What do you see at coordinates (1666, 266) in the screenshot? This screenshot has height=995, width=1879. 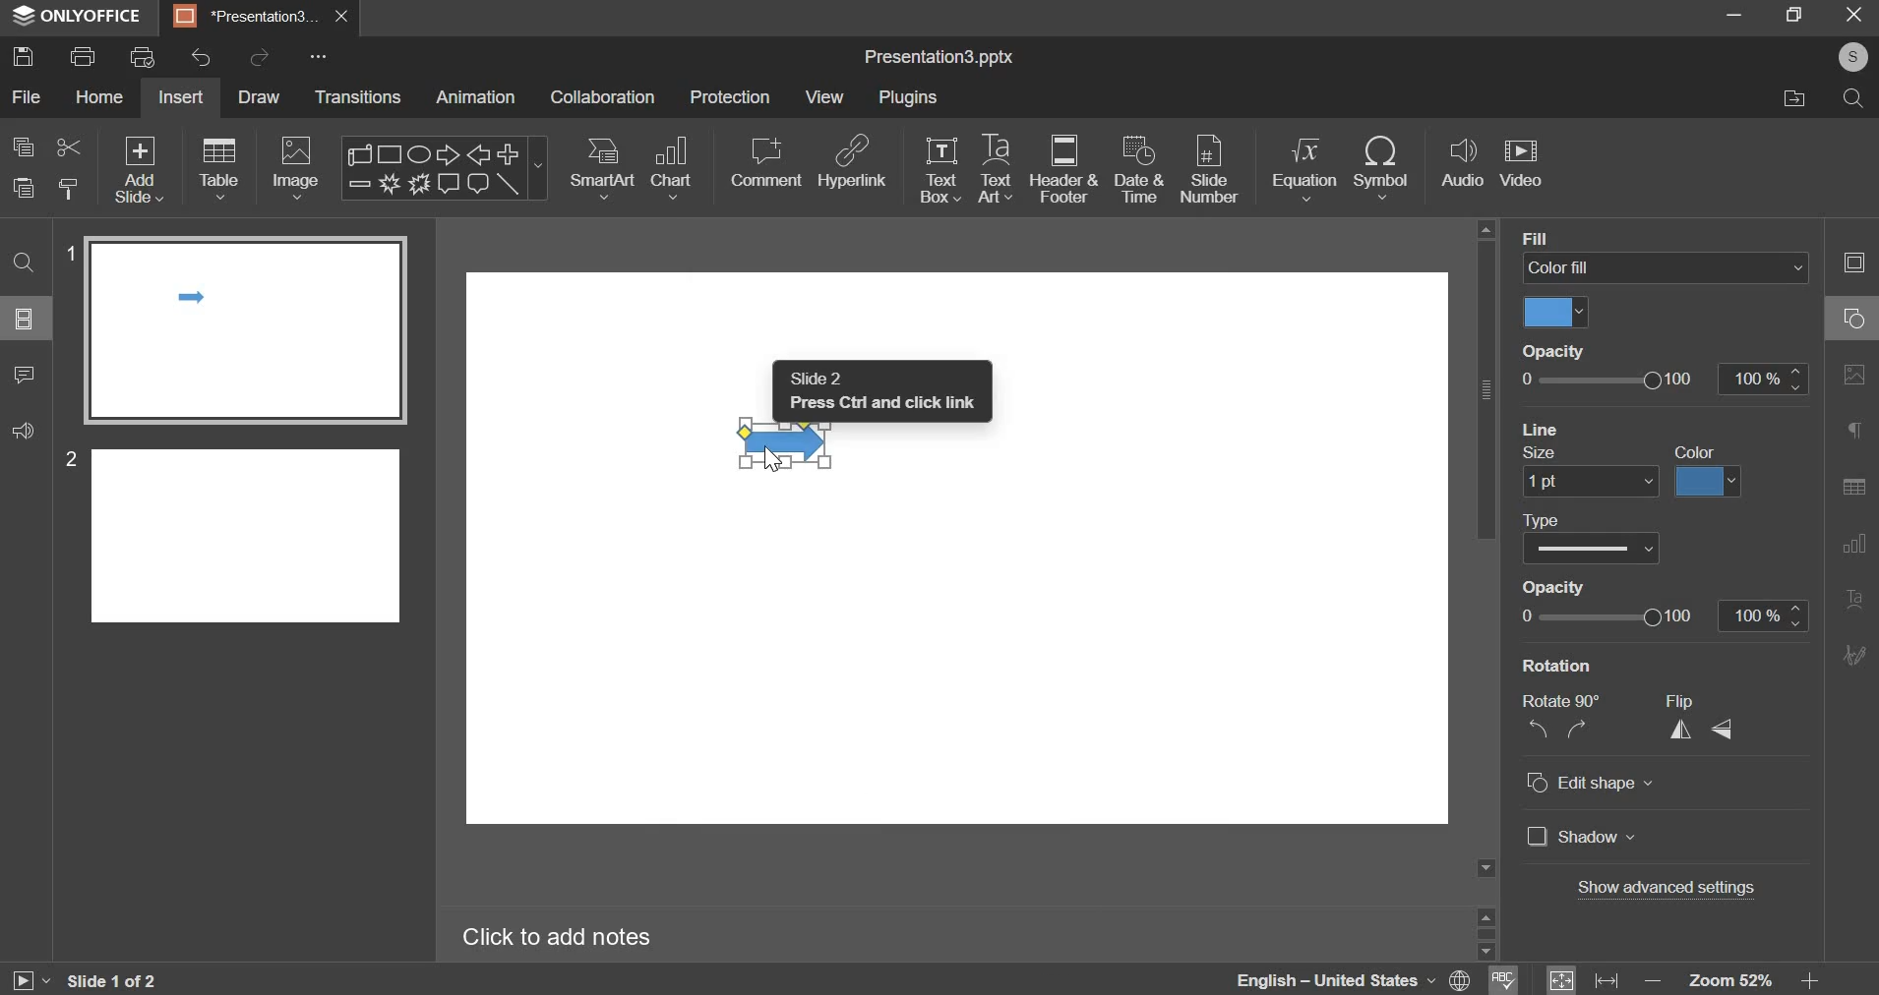 I see `color fill` at bounding box center [1666, 266].